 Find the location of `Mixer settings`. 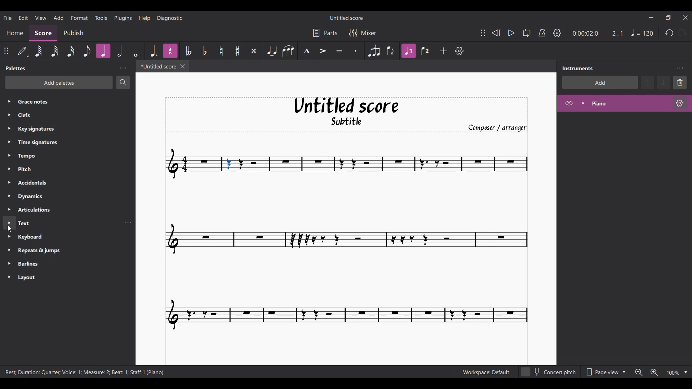

Mixer settings is located at coordinates (363, 33).